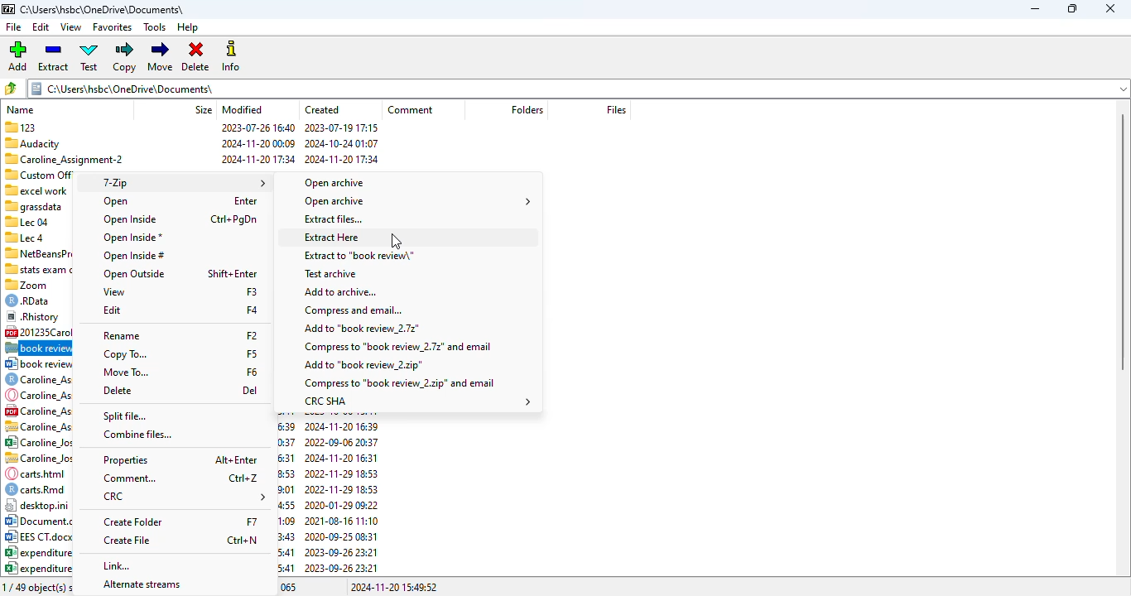  Describe the element at coordinates (123, 416) in the screenshot. I see `split file` at that location.